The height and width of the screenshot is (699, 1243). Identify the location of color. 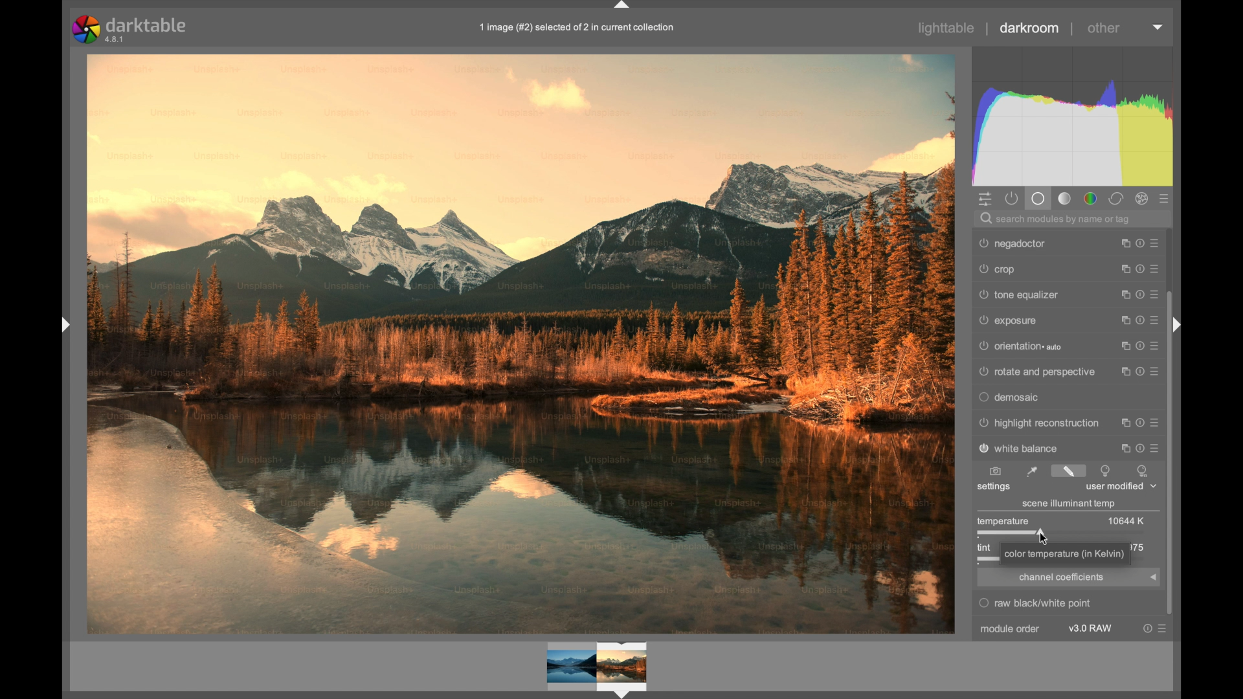
(1092, 199).